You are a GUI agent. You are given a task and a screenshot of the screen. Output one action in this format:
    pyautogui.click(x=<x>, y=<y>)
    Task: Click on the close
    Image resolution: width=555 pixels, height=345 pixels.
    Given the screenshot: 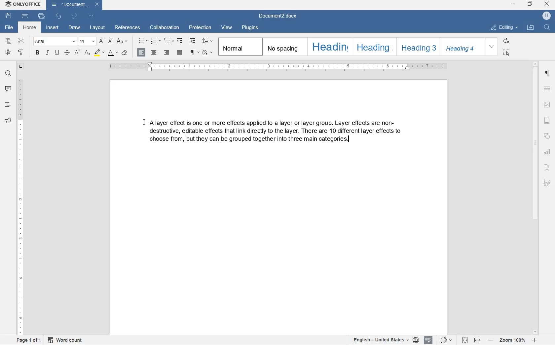 What is the action you would take?
    pyautogui.click(x=547, y=4)
    